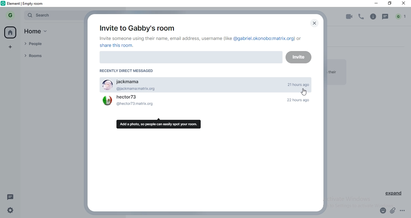 The height and width of the screenshot is (218, 411). What do you see at coordinates (11, 32) in the screenshot?
I see `home` at bounding box center [11, 32].